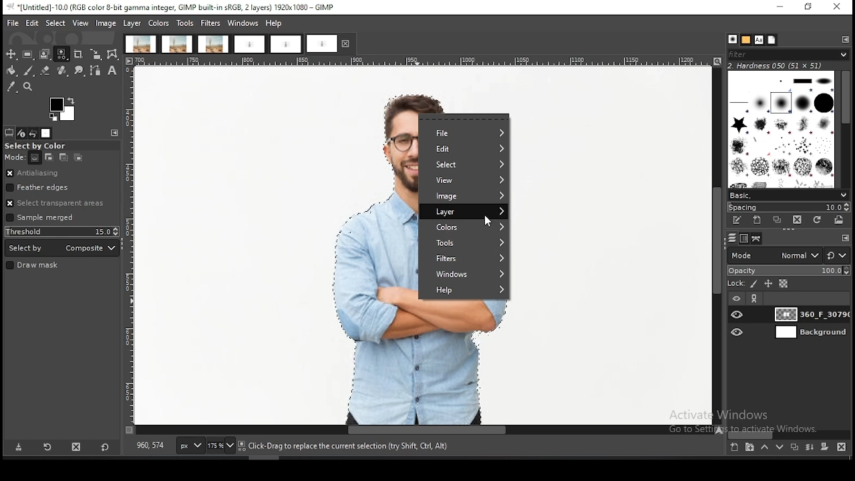 Image resolution: width=855 pixels, height=481 pixels. I want to click on brushes, so click(732, 39).